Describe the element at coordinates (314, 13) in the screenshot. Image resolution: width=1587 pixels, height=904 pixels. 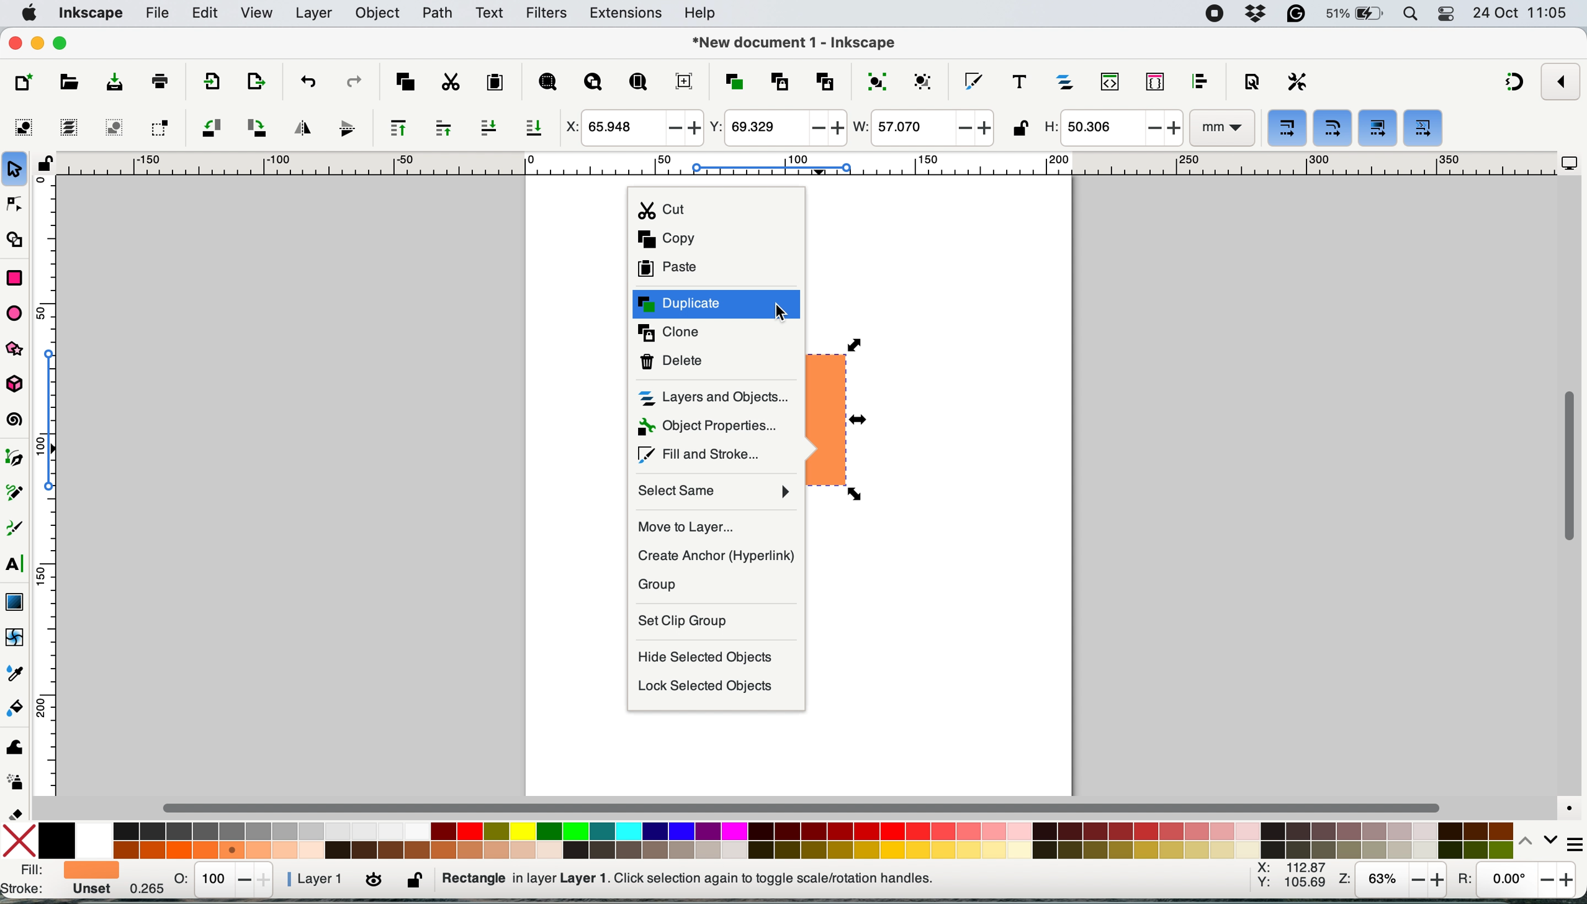
I see `layers` at that location.